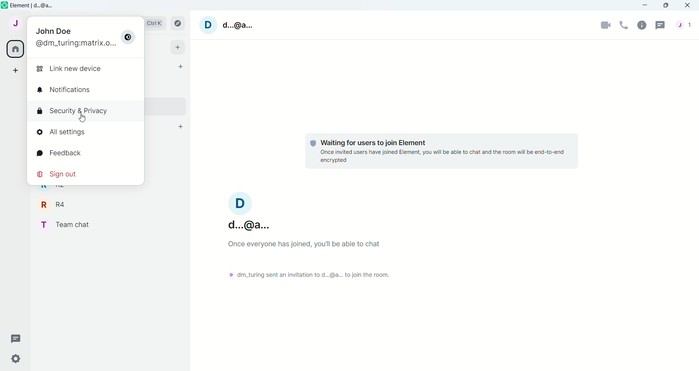  Describe the element at coordinates (66, 225) in the screenshot. I see `T Team chat` at that location.